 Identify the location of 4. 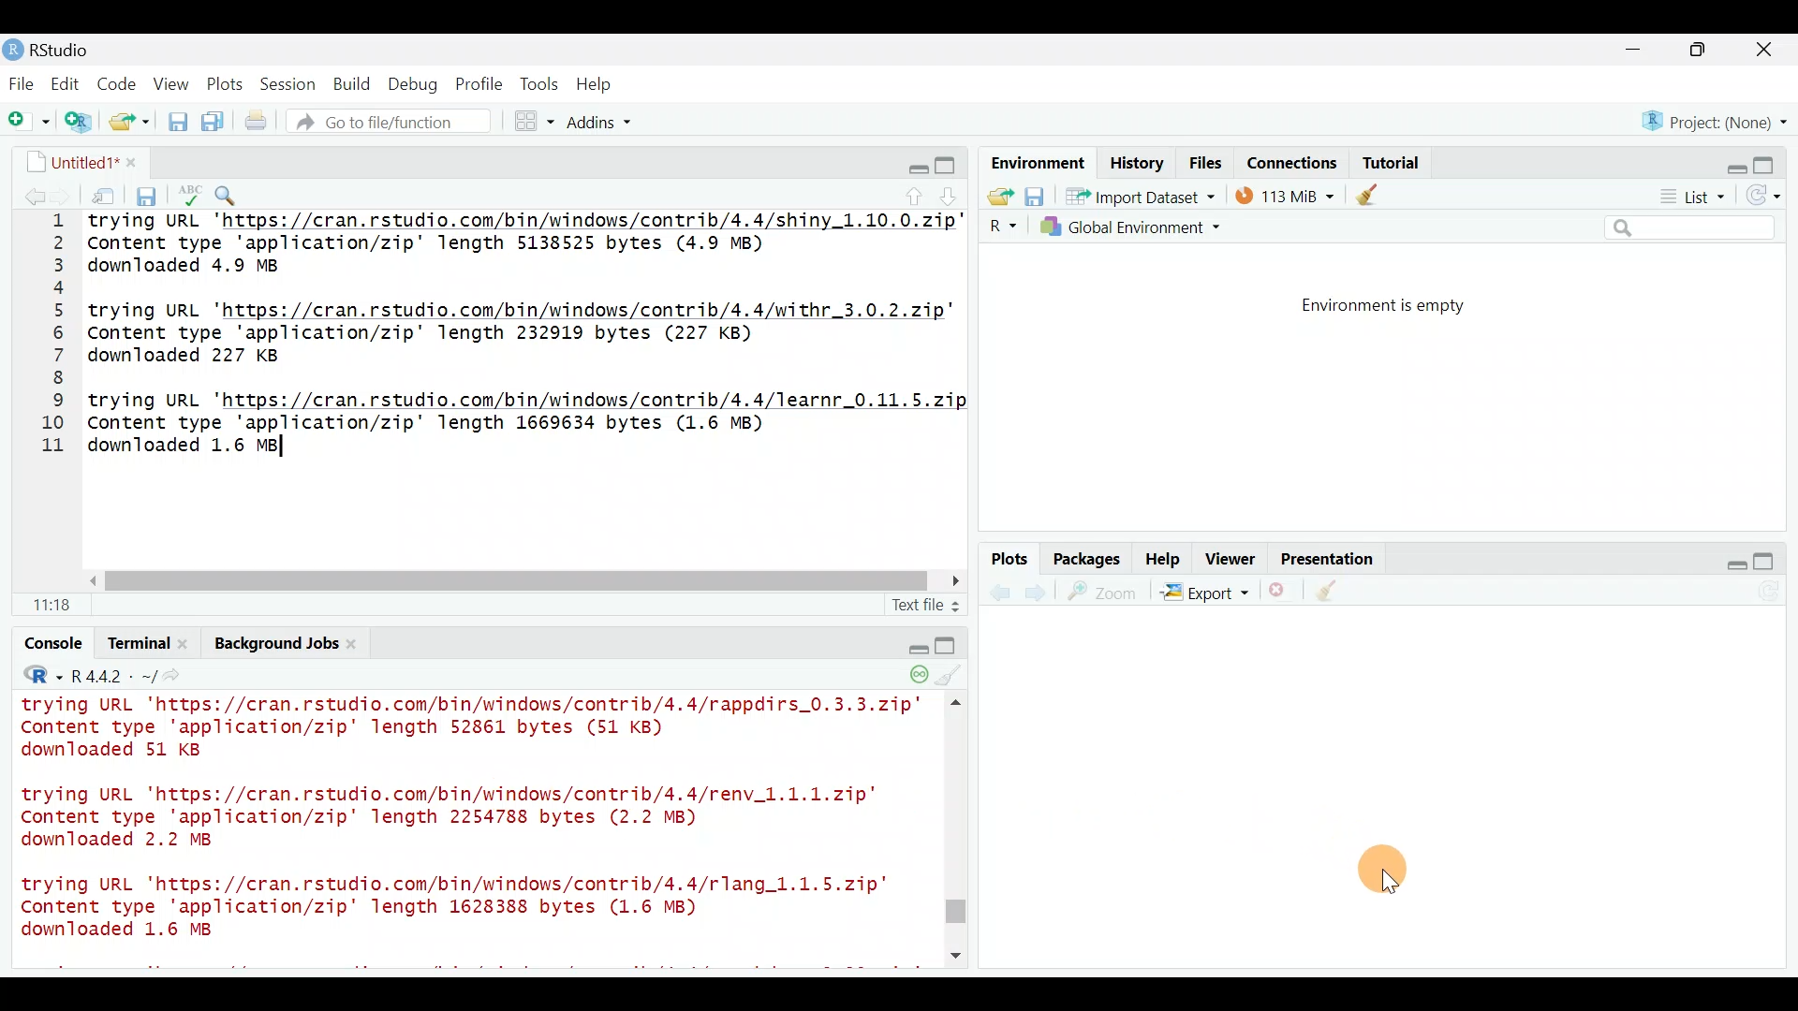
(62, 291).